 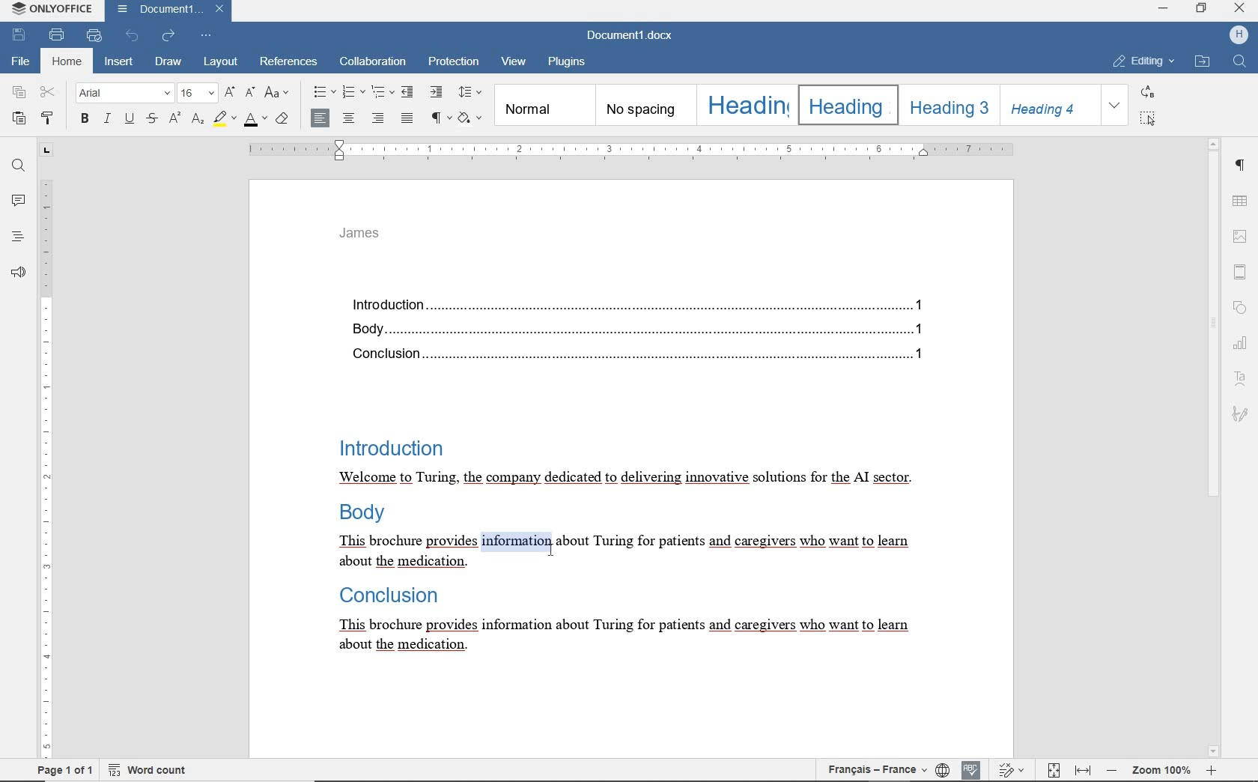 What do you see at coordinates (453, 63) in the screenshot?
I see `PROTECTION` at bounding box center [453, 63].